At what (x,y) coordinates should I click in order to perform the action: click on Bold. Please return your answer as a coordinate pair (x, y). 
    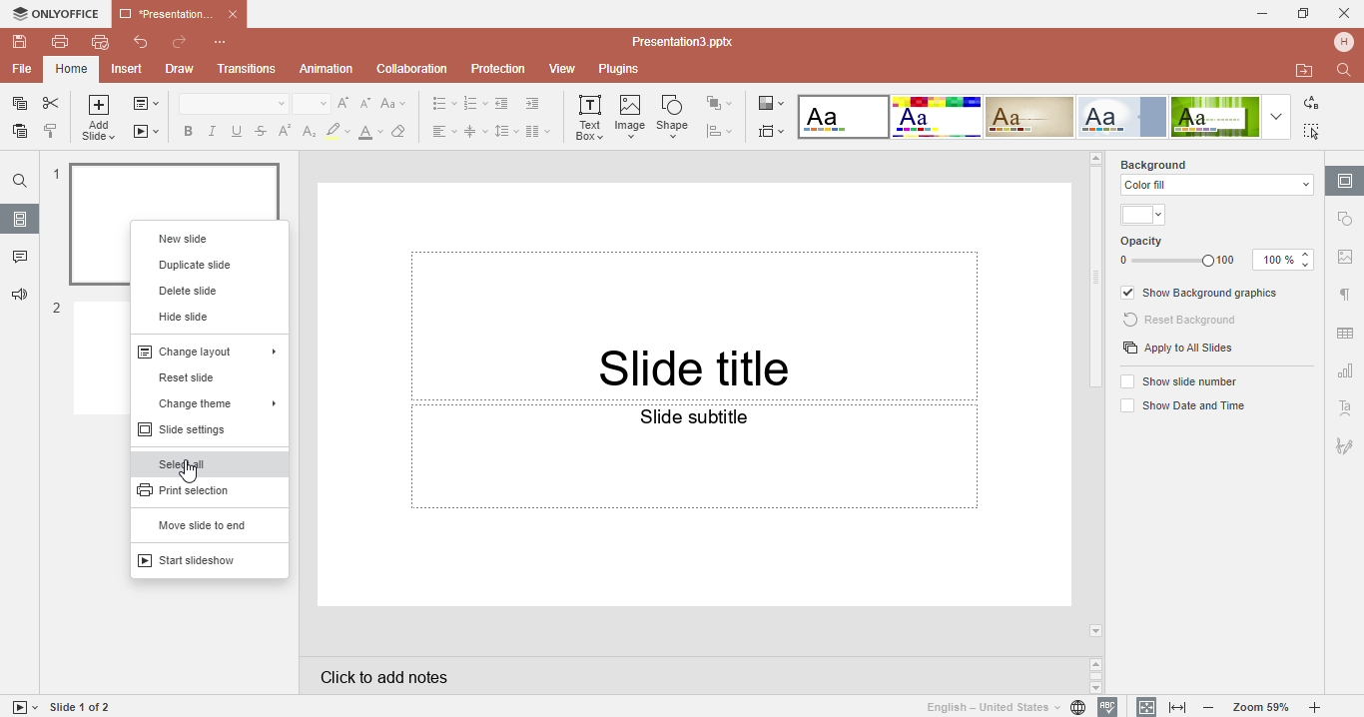
    Looking at the image, I should click on (185, 129).